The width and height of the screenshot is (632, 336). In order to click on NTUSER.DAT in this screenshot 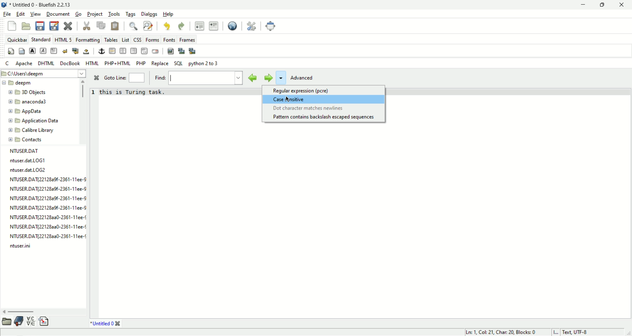, I will do `click(26, 151)`.